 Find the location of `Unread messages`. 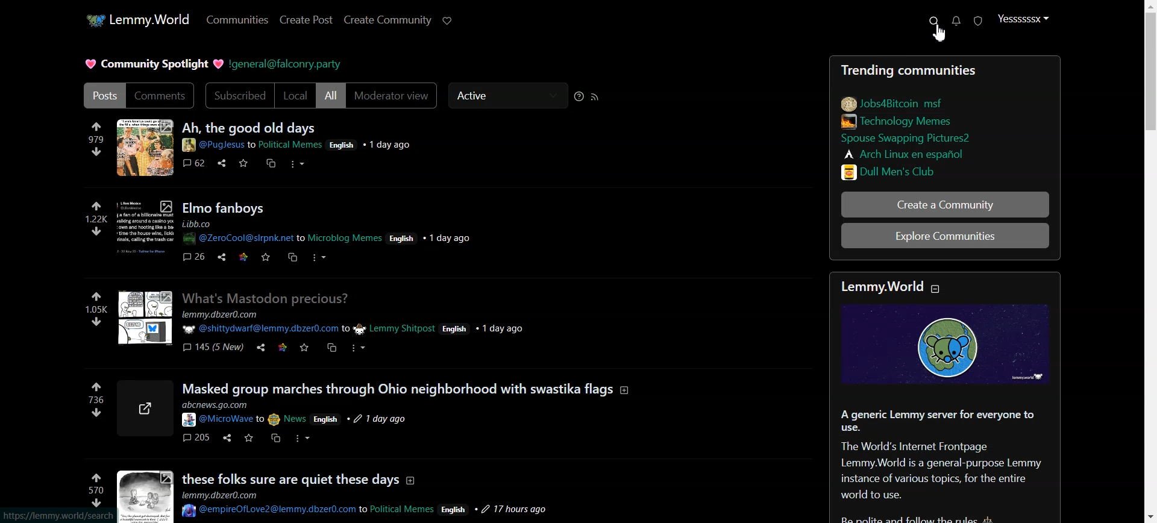

Unread messages is located at coordinates (956, 21).